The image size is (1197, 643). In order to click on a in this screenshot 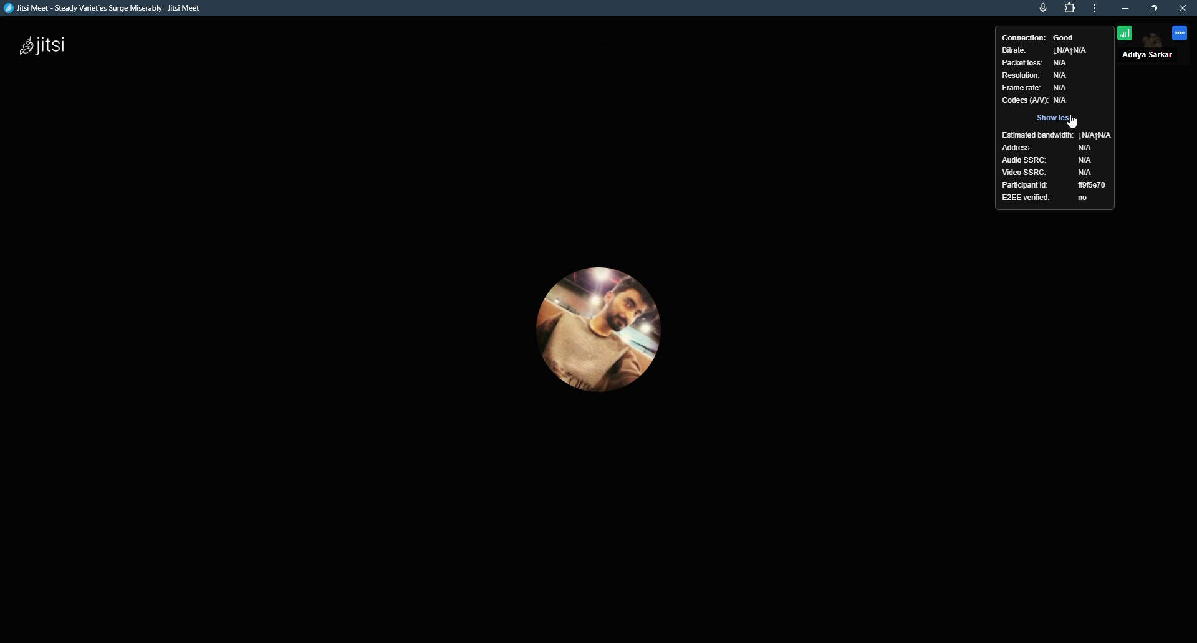, I will do `click(1065, 100)`.